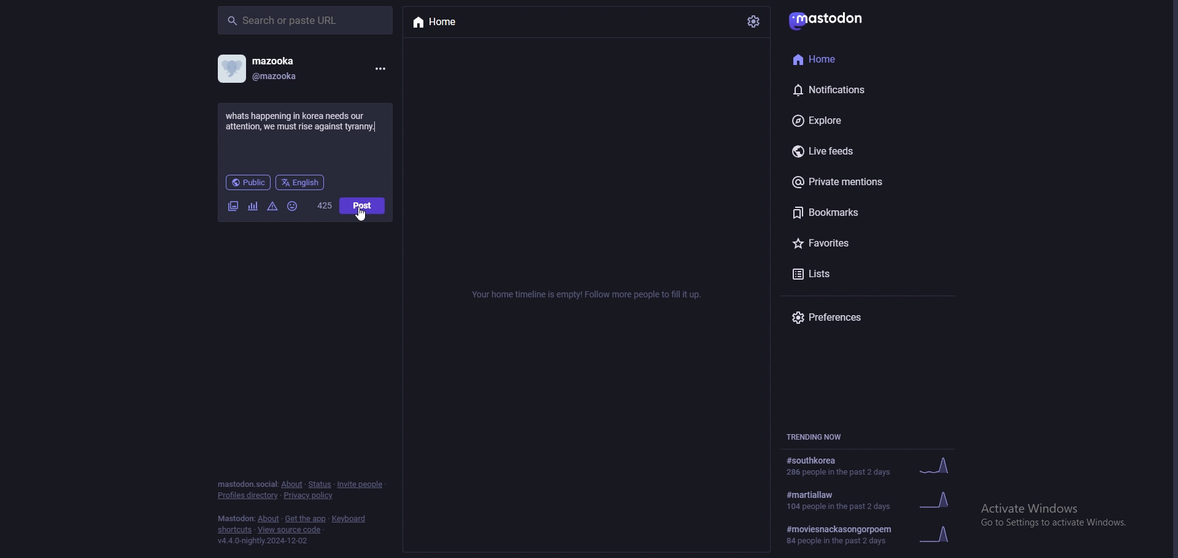 This screenshot has height=558, width=1178. Describe the element at coordinates (871, 465) in the screenshot. I see `trending` at that location.